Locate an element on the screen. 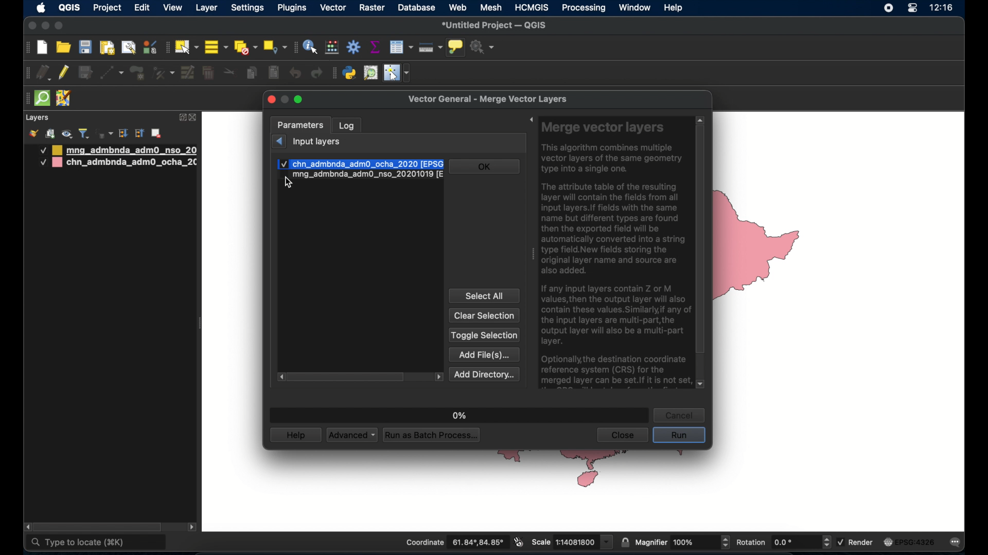  close is located at coordinates (31, 26).